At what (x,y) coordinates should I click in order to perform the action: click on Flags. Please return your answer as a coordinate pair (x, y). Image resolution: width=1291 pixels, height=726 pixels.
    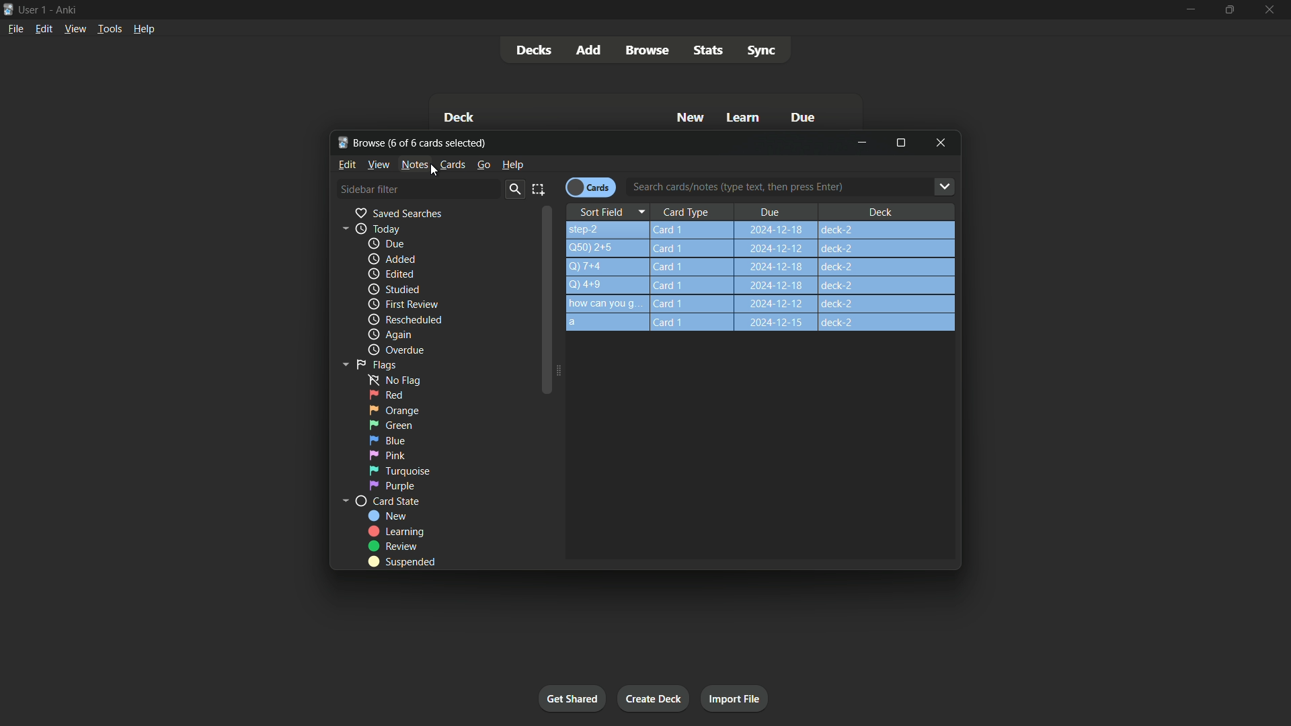
    Looking at the image, I should click on (366, 364).